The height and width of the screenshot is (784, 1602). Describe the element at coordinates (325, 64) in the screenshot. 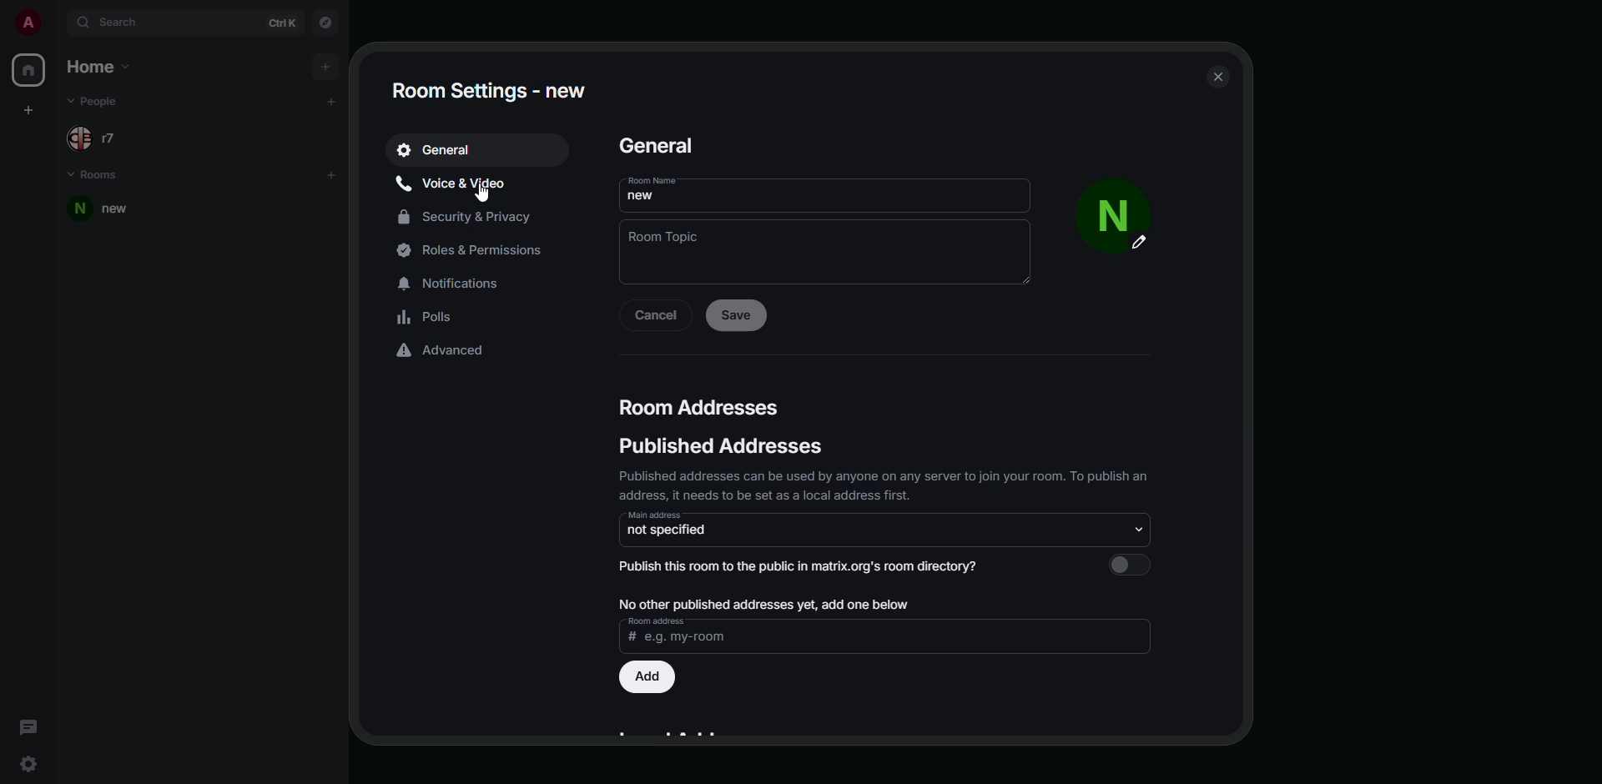

I see `add` at that location.